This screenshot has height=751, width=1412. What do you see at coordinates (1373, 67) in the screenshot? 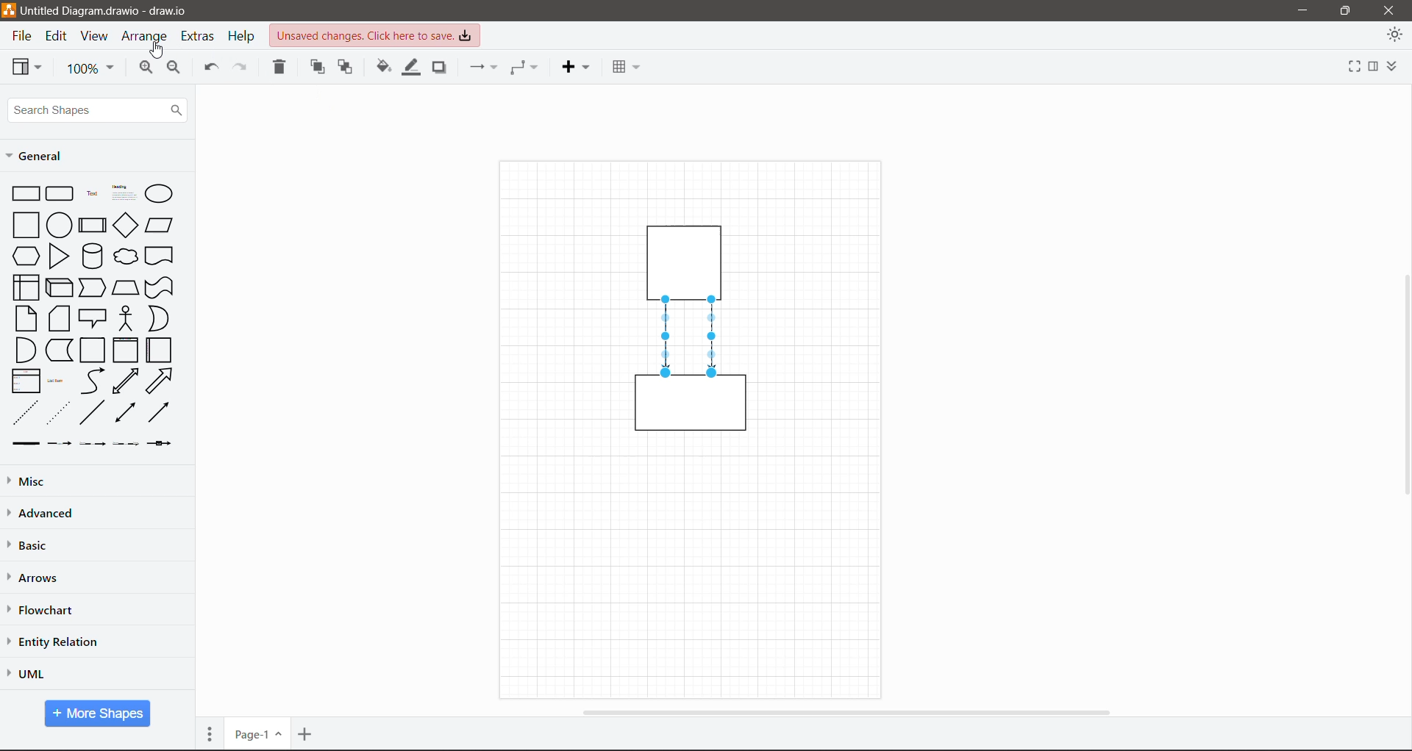
I see `Format` at bounding box center [1373, 67].